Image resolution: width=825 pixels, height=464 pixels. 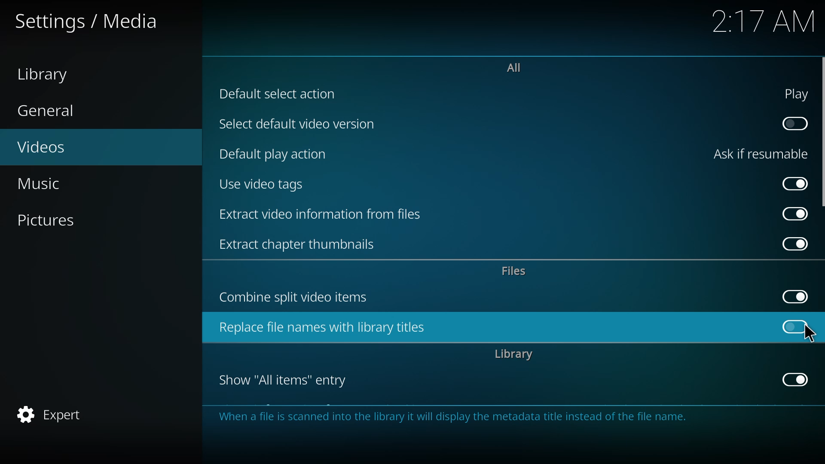 What do you see at coordinates (793, 244) in the screenshot?
I see `enabled` at bounding box center [793, 244].